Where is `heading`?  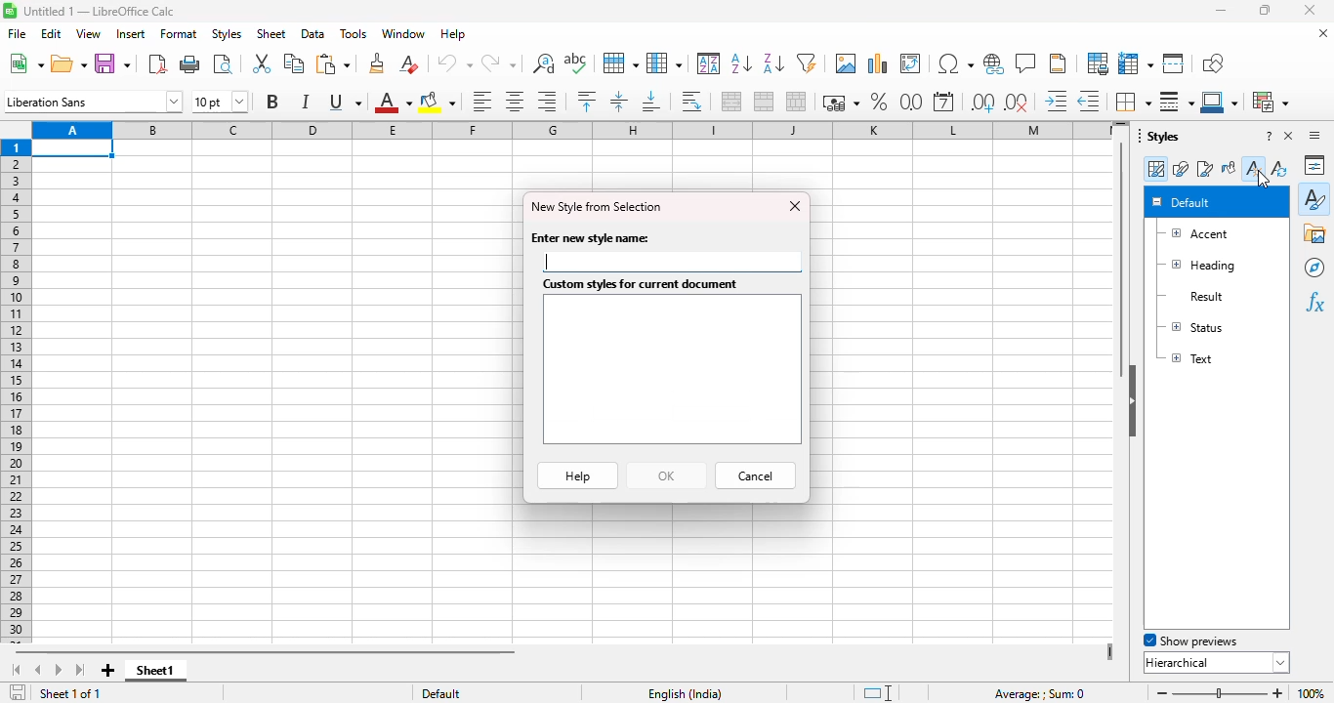
heading is located at coordinates (1198, 266).